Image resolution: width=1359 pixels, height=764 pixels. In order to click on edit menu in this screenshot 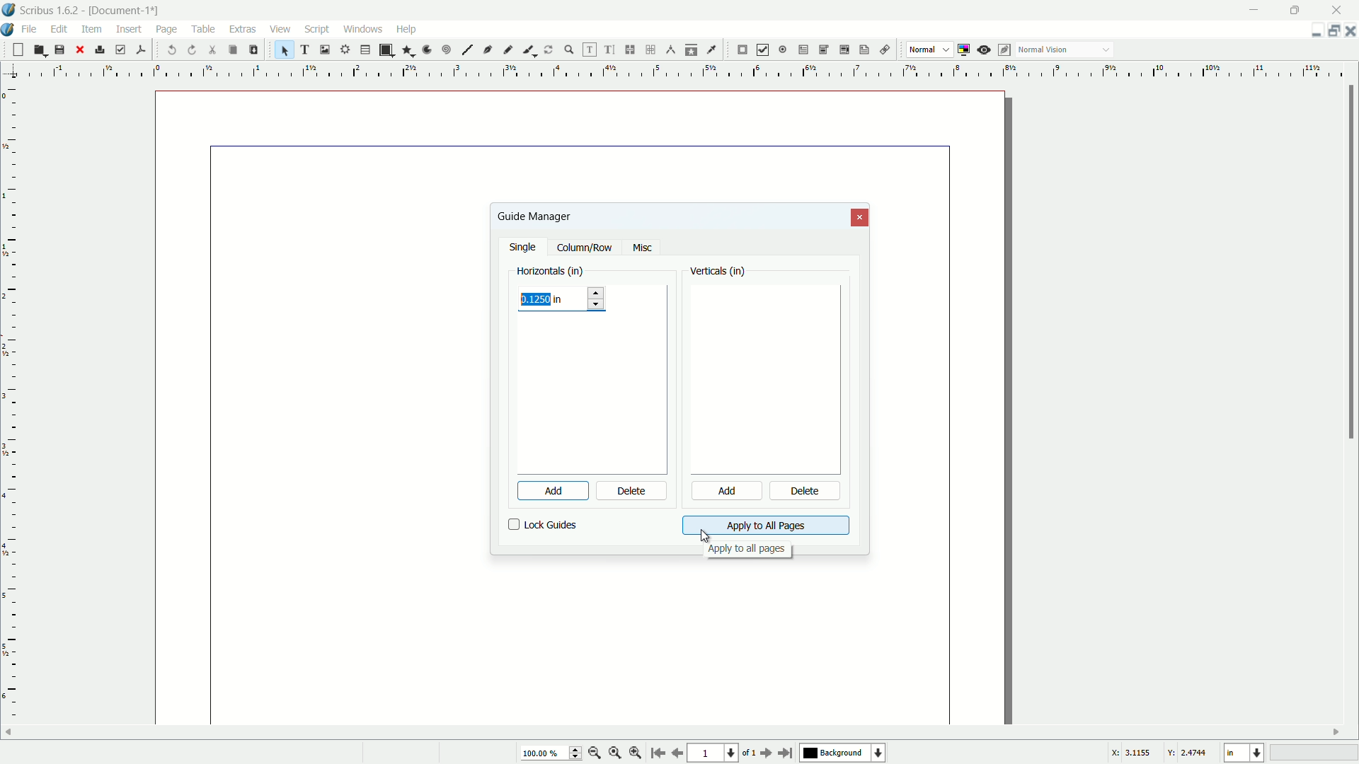, I will do `click(62, 28)`.